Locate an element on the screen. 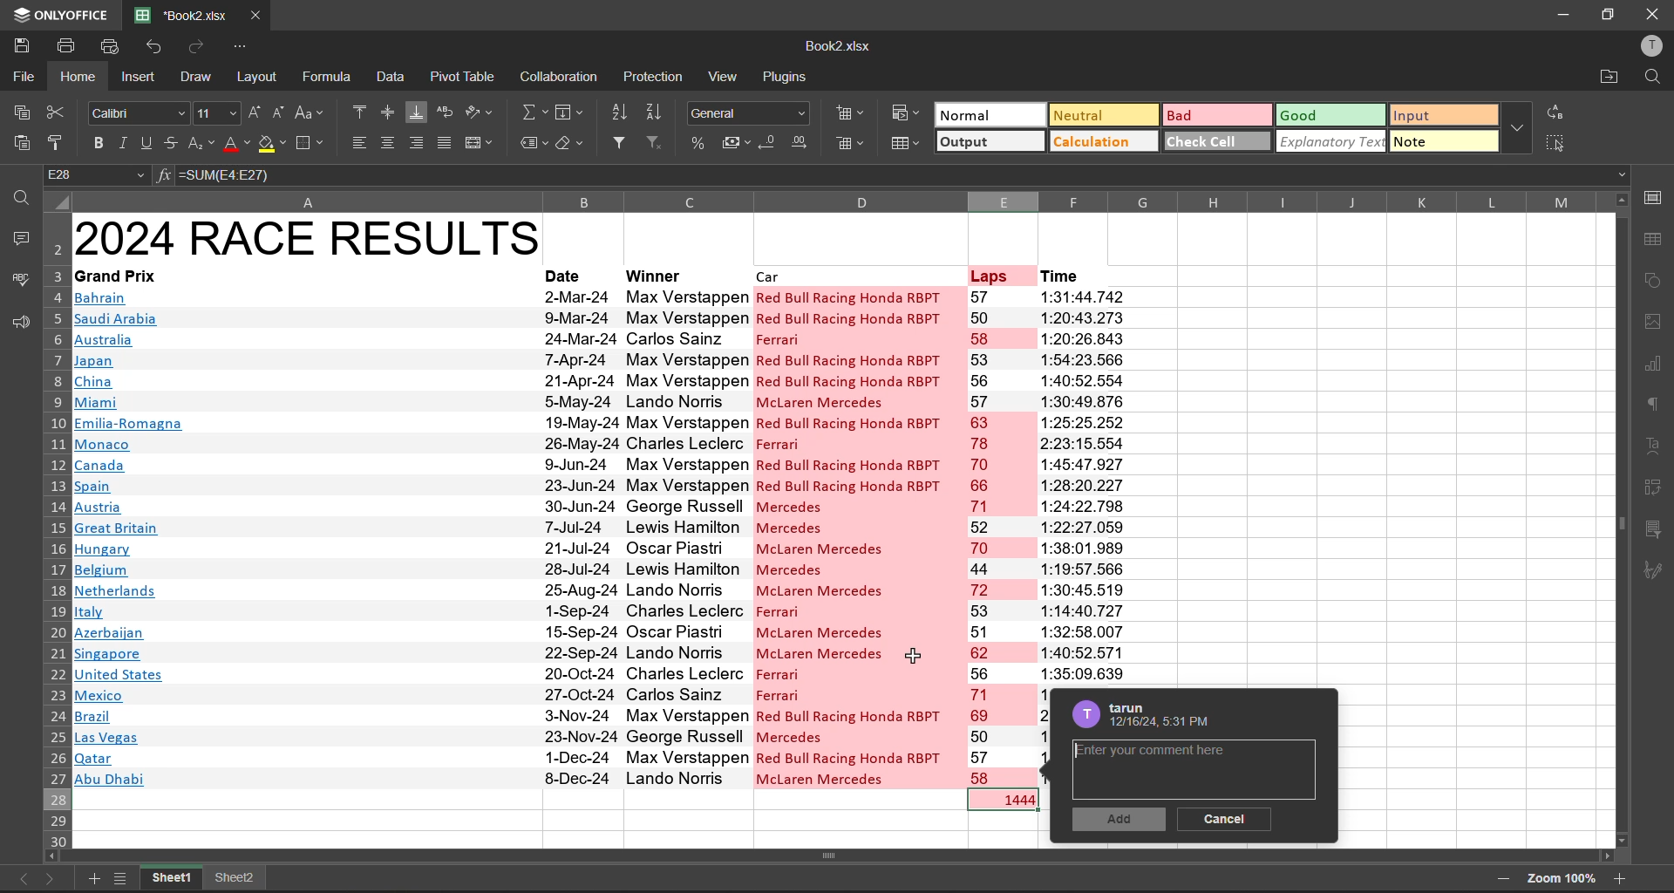  layout is located at coordinates (261, 78).